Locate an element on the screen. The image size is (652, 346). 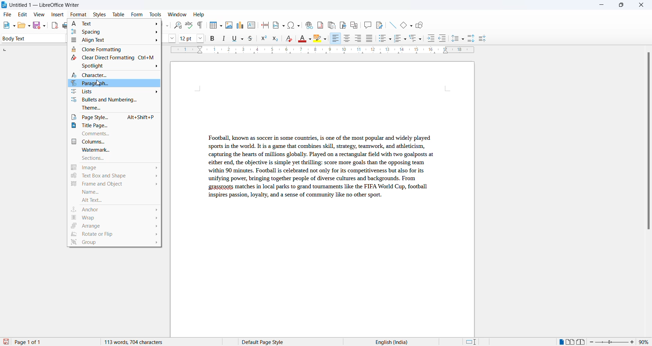
arrange is located at coordinates (113, 227).